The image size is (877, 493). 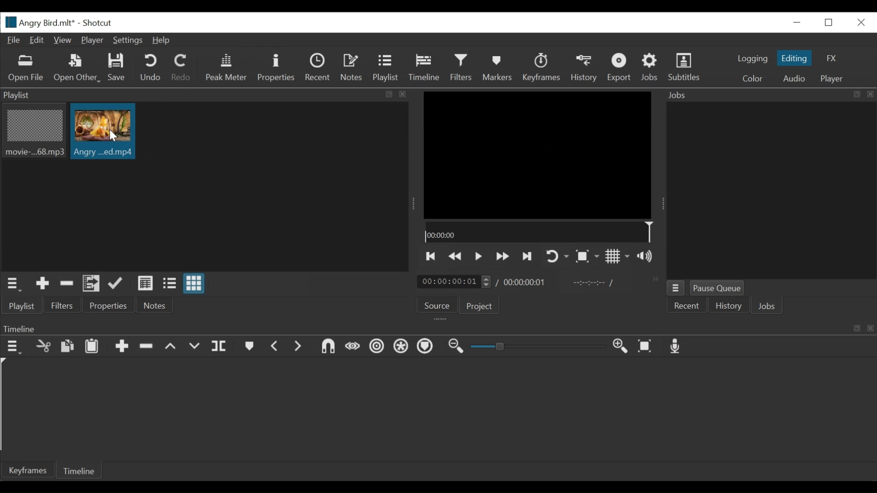 What do you see at coordinates (619, 68) in the screenshot?
I see `Export` at bounding box center [619, 68].